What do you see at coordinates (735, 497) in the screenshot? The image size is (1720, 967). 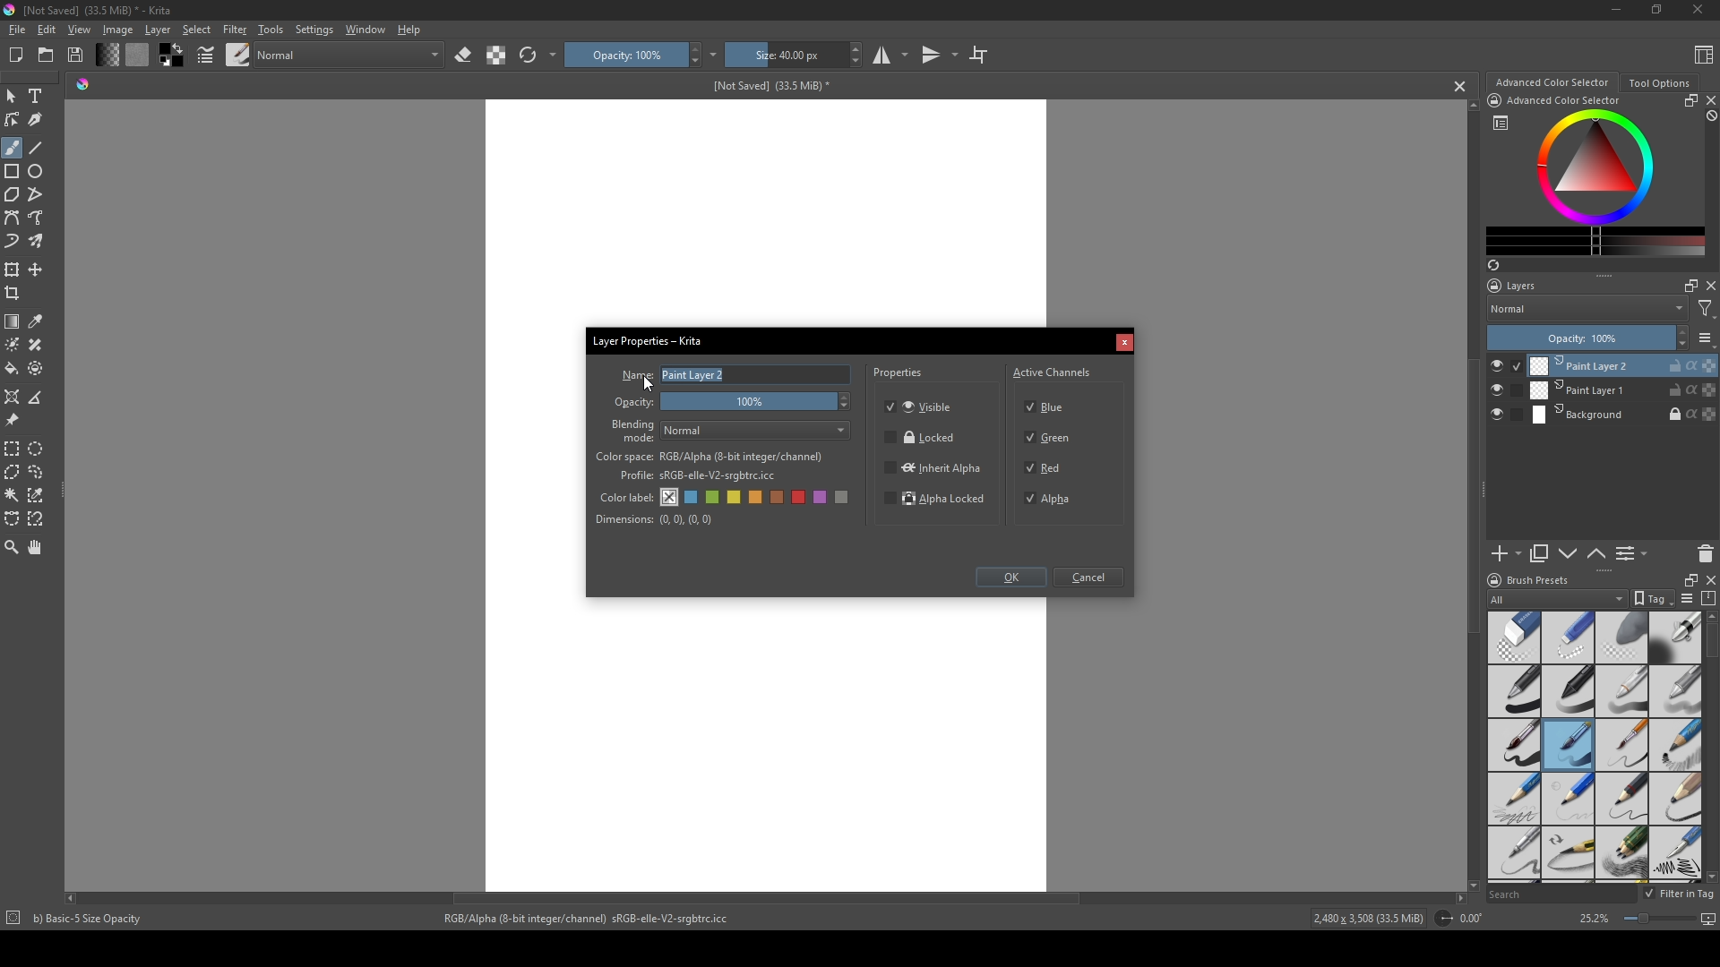 I see `lemon` at bounding box center [735, 497].